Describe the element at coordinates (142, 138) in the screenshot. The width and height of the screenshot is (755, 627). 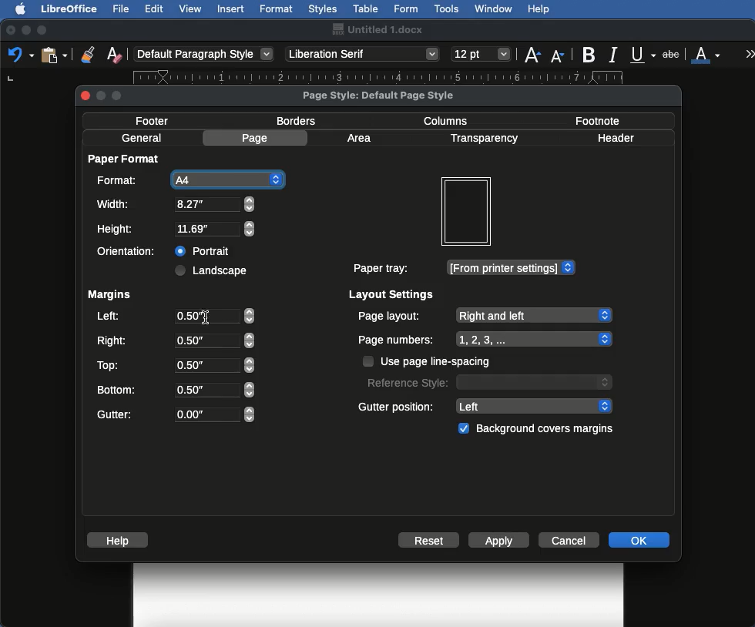
I see `General` at that location.